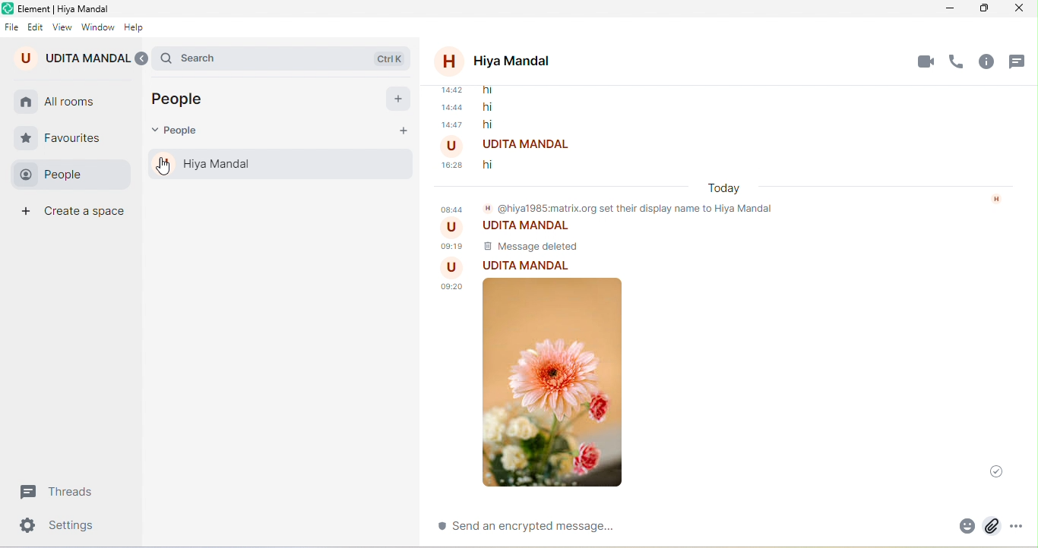  What do you see at coordinates (998, 472) in the screenshot?
I see `message was sent` at bounding box center [998, 472].